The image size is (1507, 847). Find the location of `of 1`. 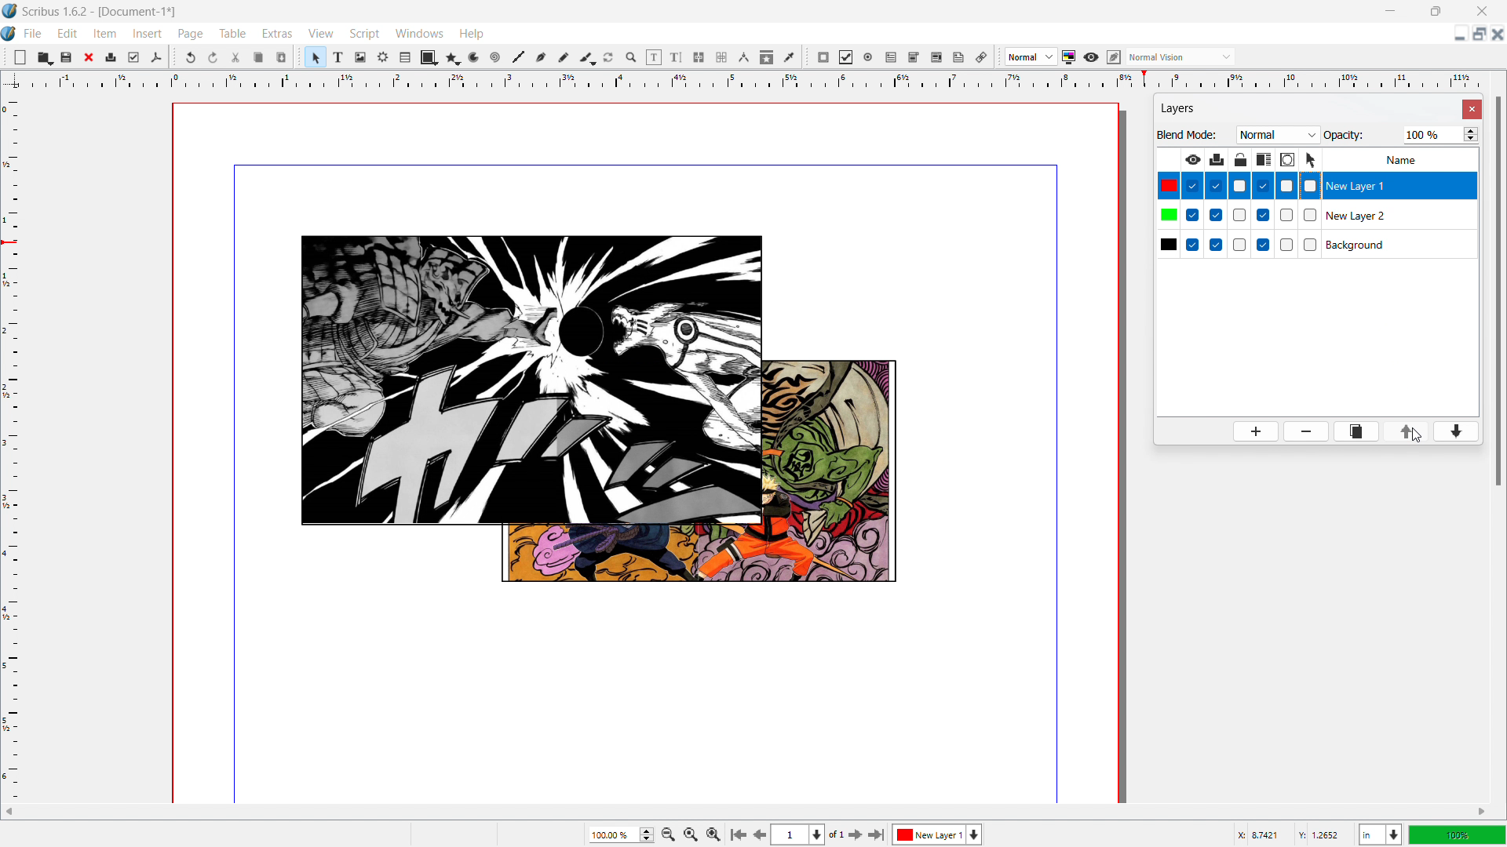

of 1 is located at coordinates (837, 835).